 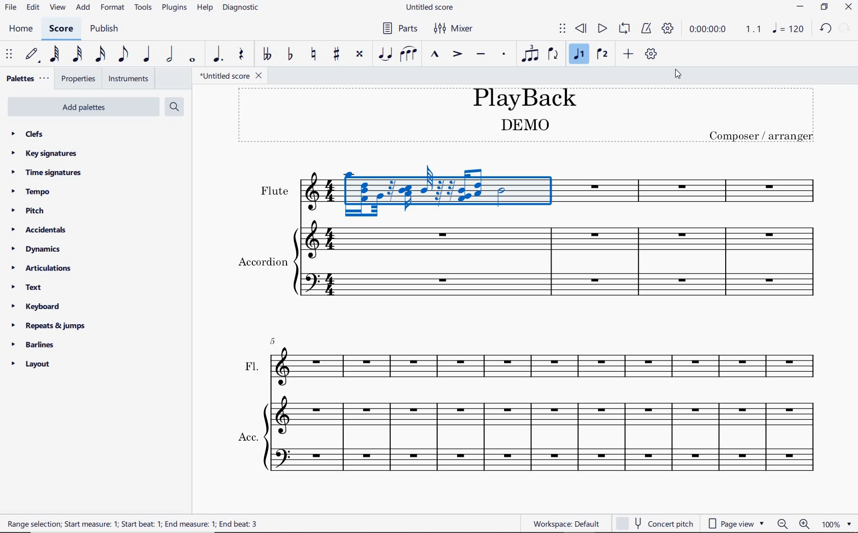 I want to click on Playback enabled, so click(x=451, y=190).